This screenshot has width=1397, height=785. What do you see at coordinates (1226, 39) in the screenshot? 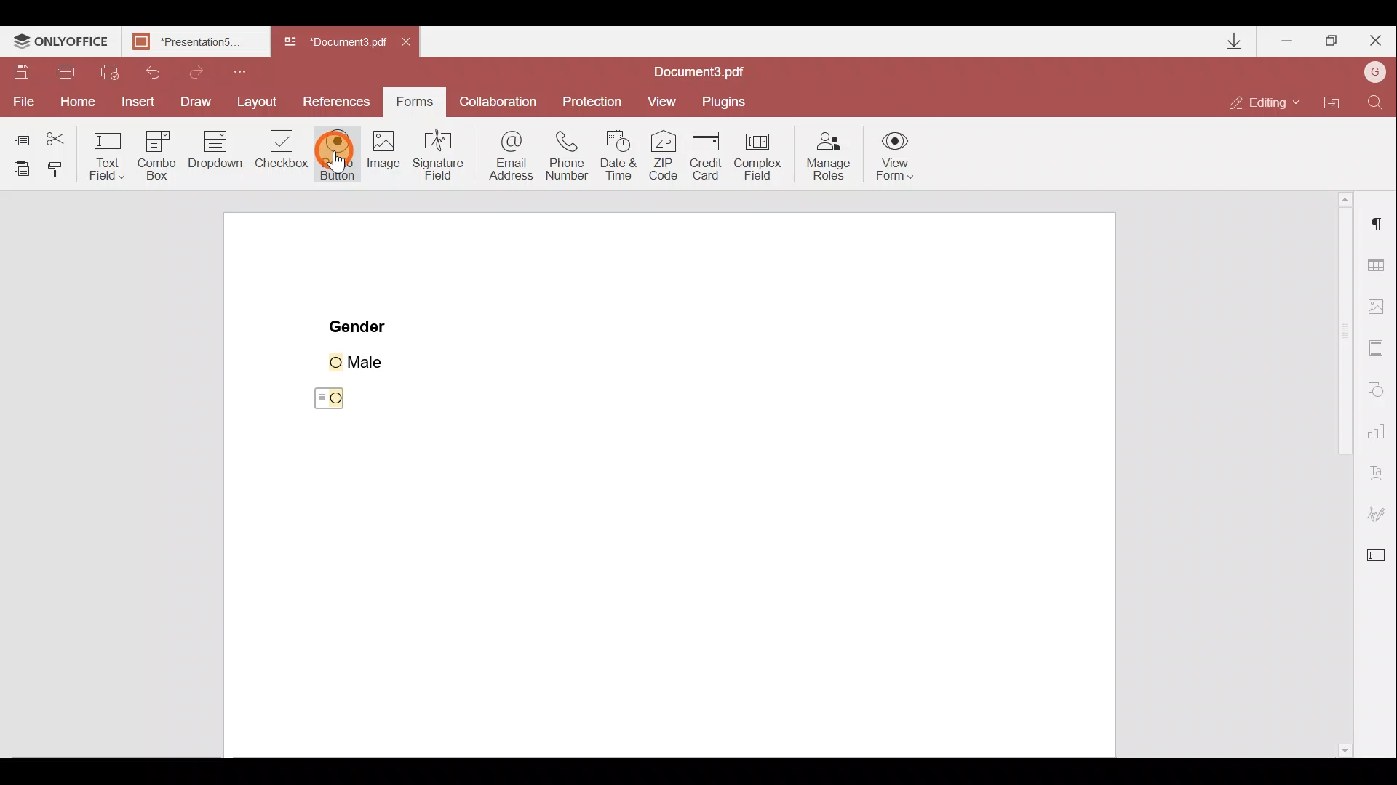
I see `Downloads` at bounding box center [1226, 39].